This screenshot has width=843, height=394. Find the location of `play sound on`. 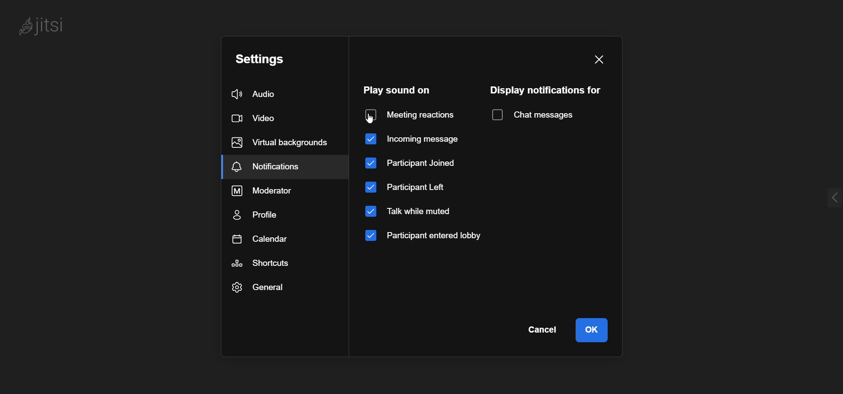

play sound on is located at coordinates (403, 90).